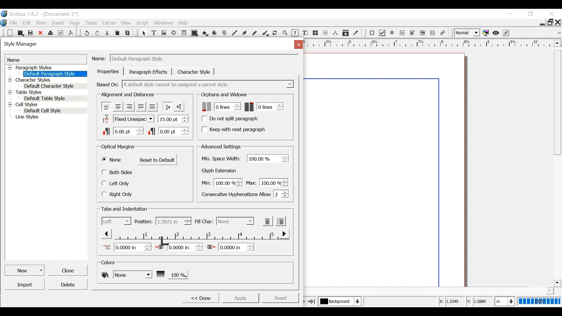  What do you see at coordinates (125, 209) in the screenshot?
I see `Tabs and Indentation` at bounding box center [125, 209].